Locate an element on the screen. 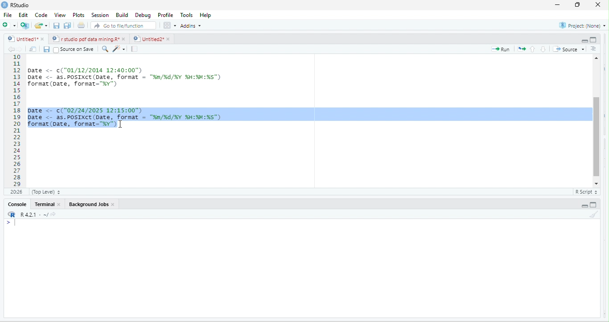 This screenshot has height=322, width=609. option is located at coordinates (169, 25).